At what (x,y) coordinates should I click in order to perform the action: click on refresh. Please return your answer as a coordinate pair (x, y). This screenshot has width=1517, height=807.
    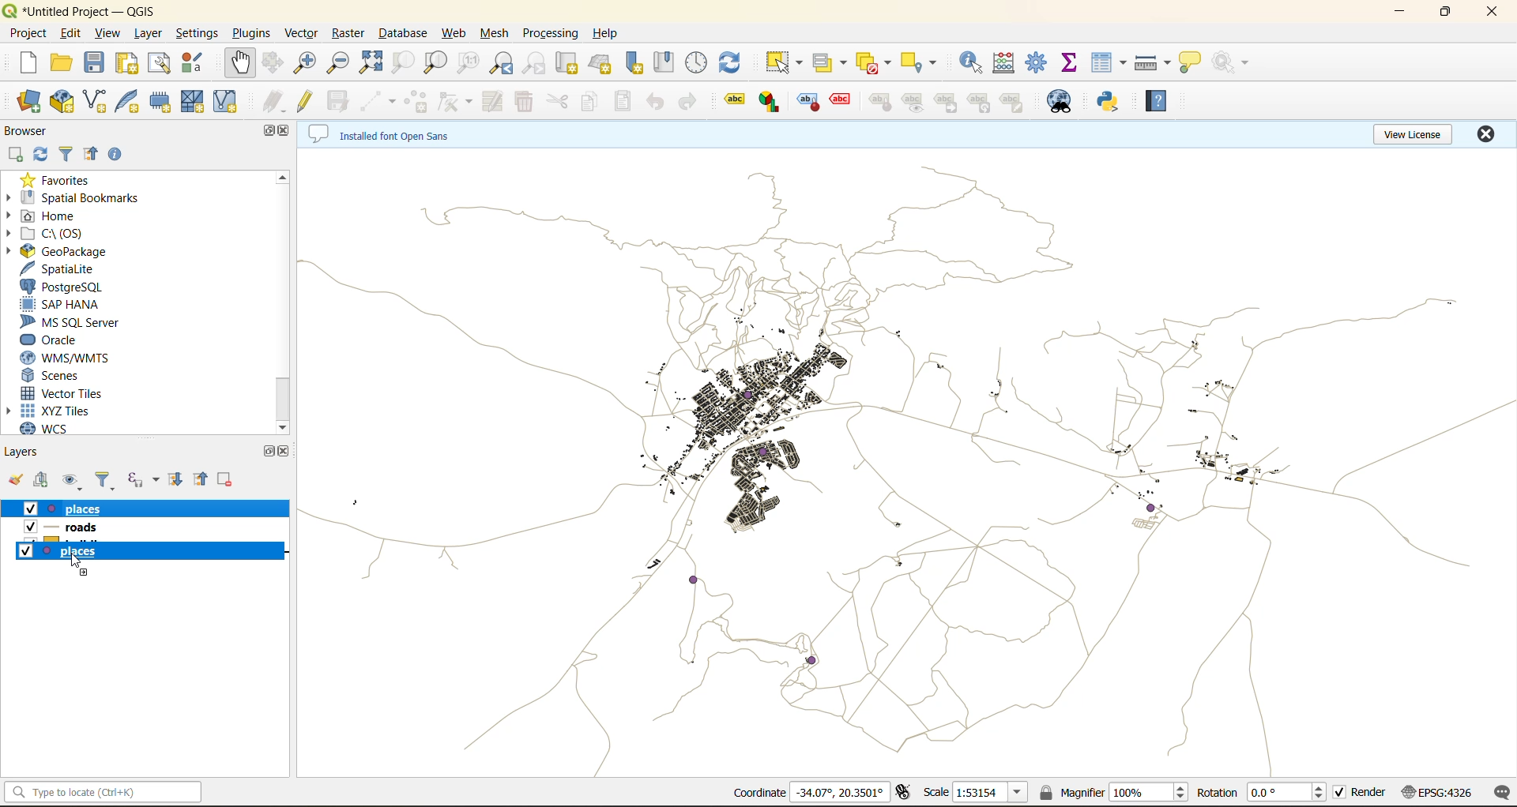
    Looking at the image, I should click on (732, 62).